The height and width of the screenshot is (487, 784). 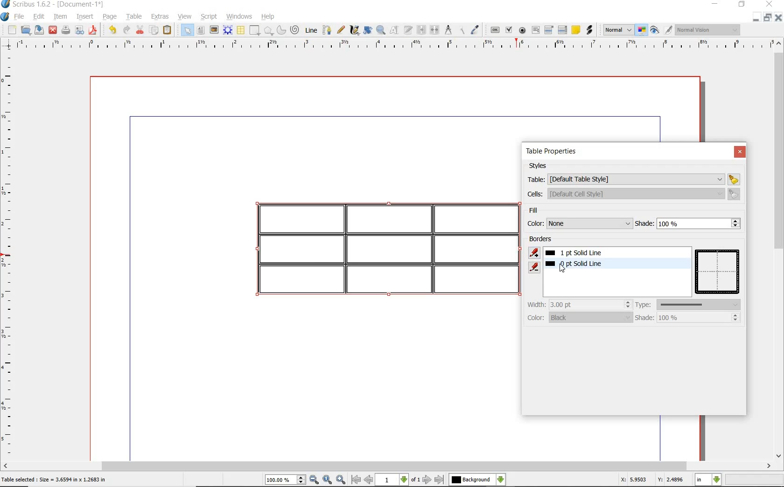 I want to click on zoom to, so click(x=327, y=480).